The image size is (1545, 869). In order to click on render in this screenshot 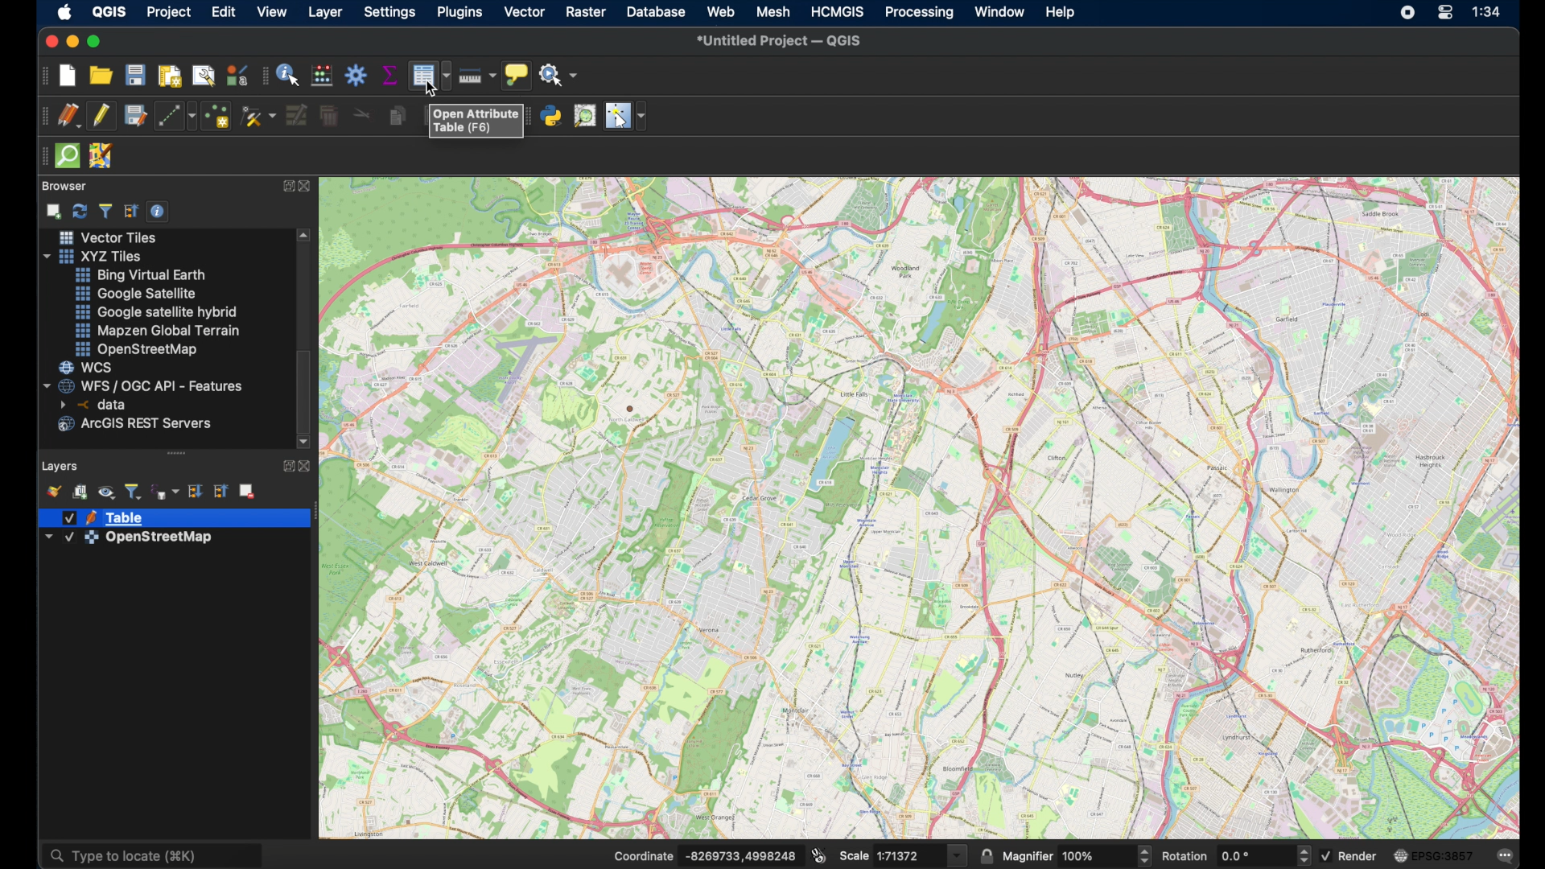, I will do `click(1363, 855)`.